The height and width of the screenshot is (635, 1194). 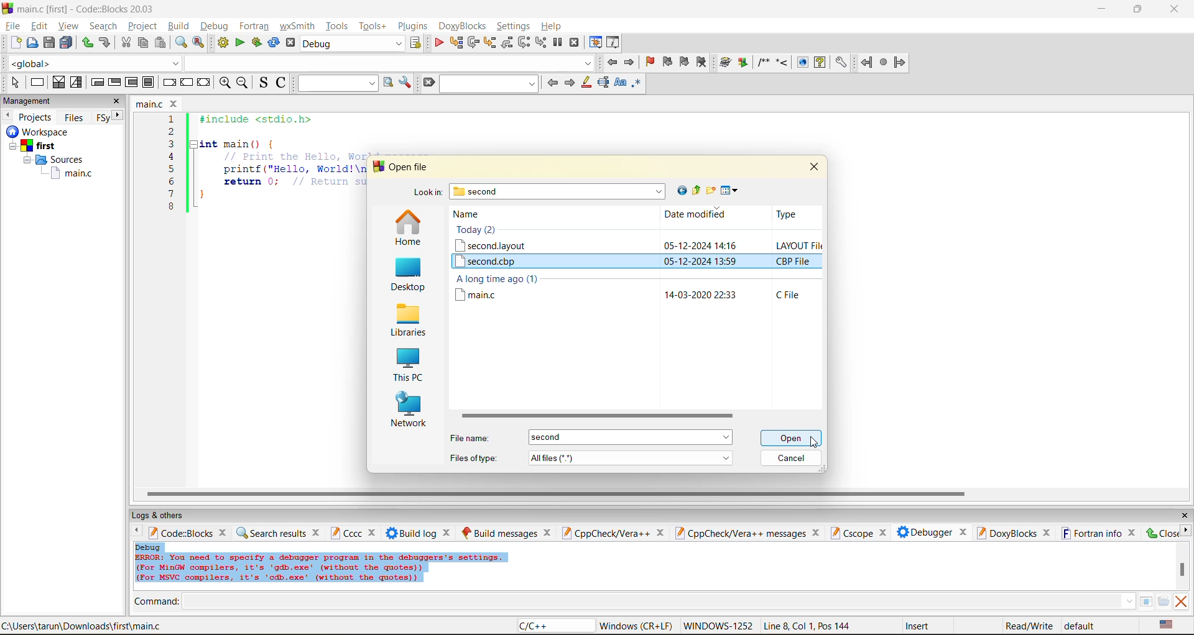 I want to click on Windows (CR+LF), so click(x=637, y=626).